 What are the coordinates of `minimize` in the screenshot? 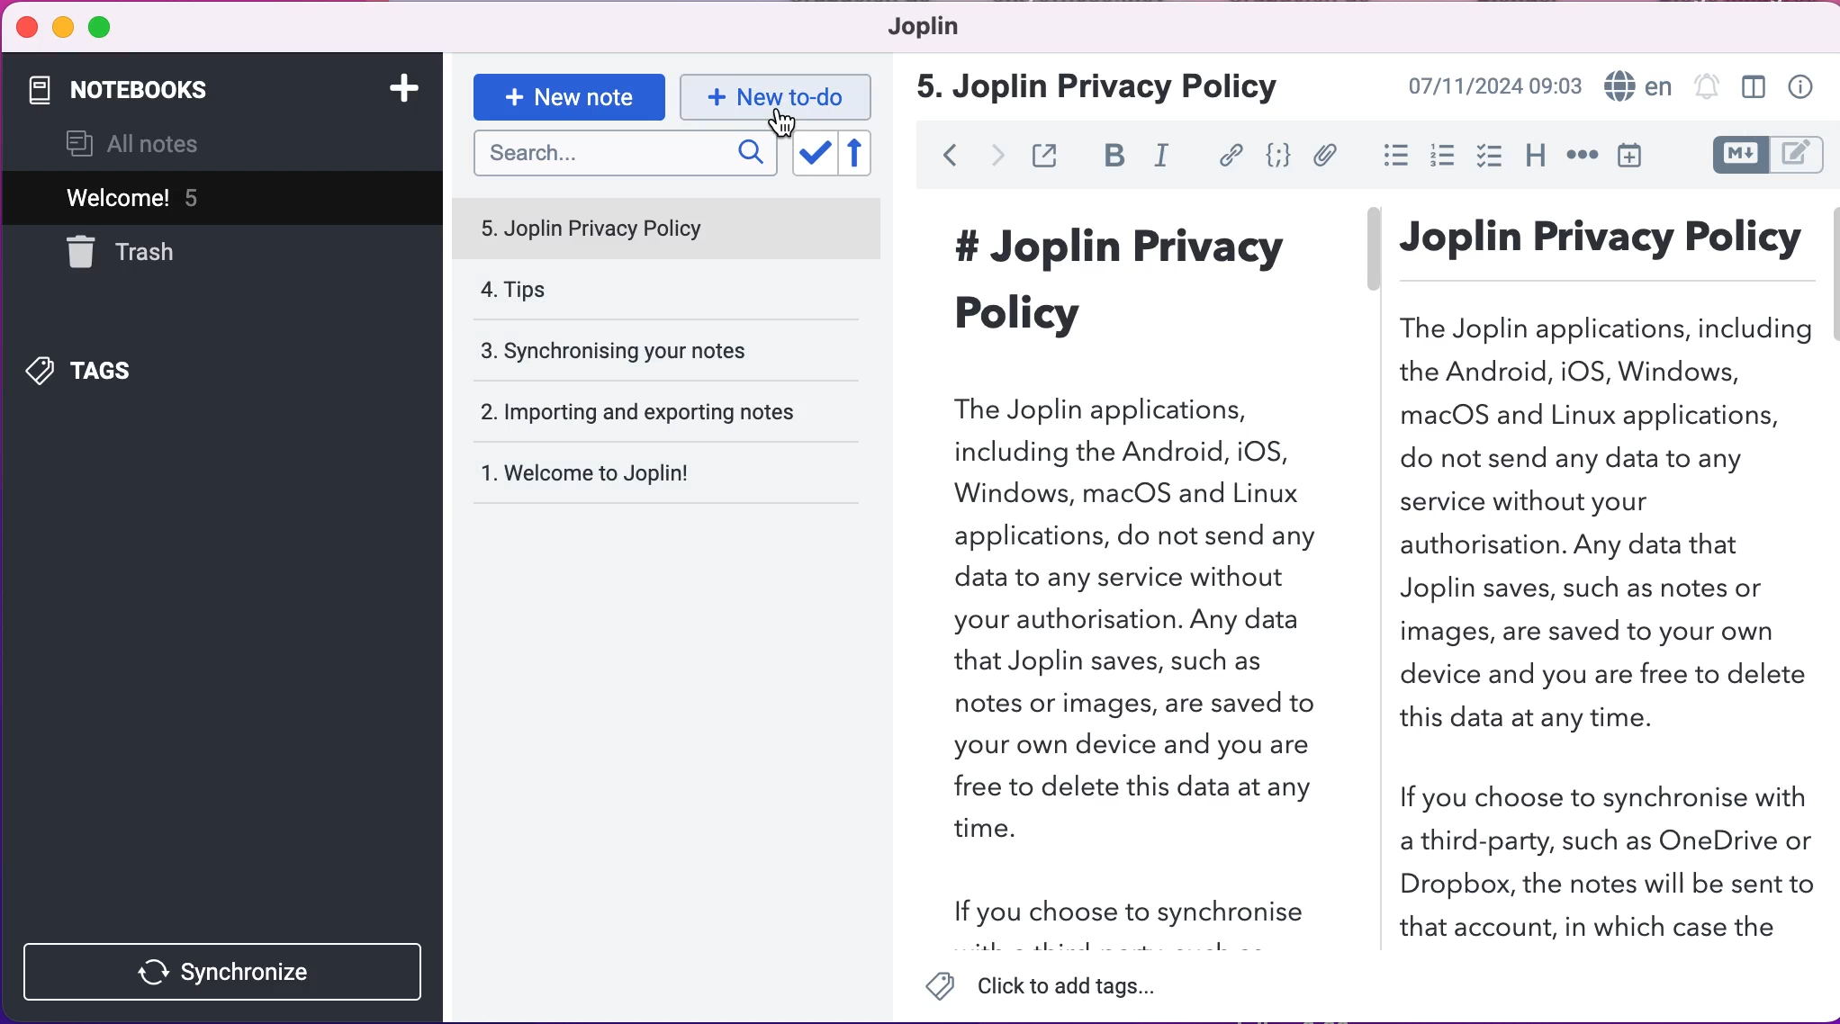 It's located at (62, 28).